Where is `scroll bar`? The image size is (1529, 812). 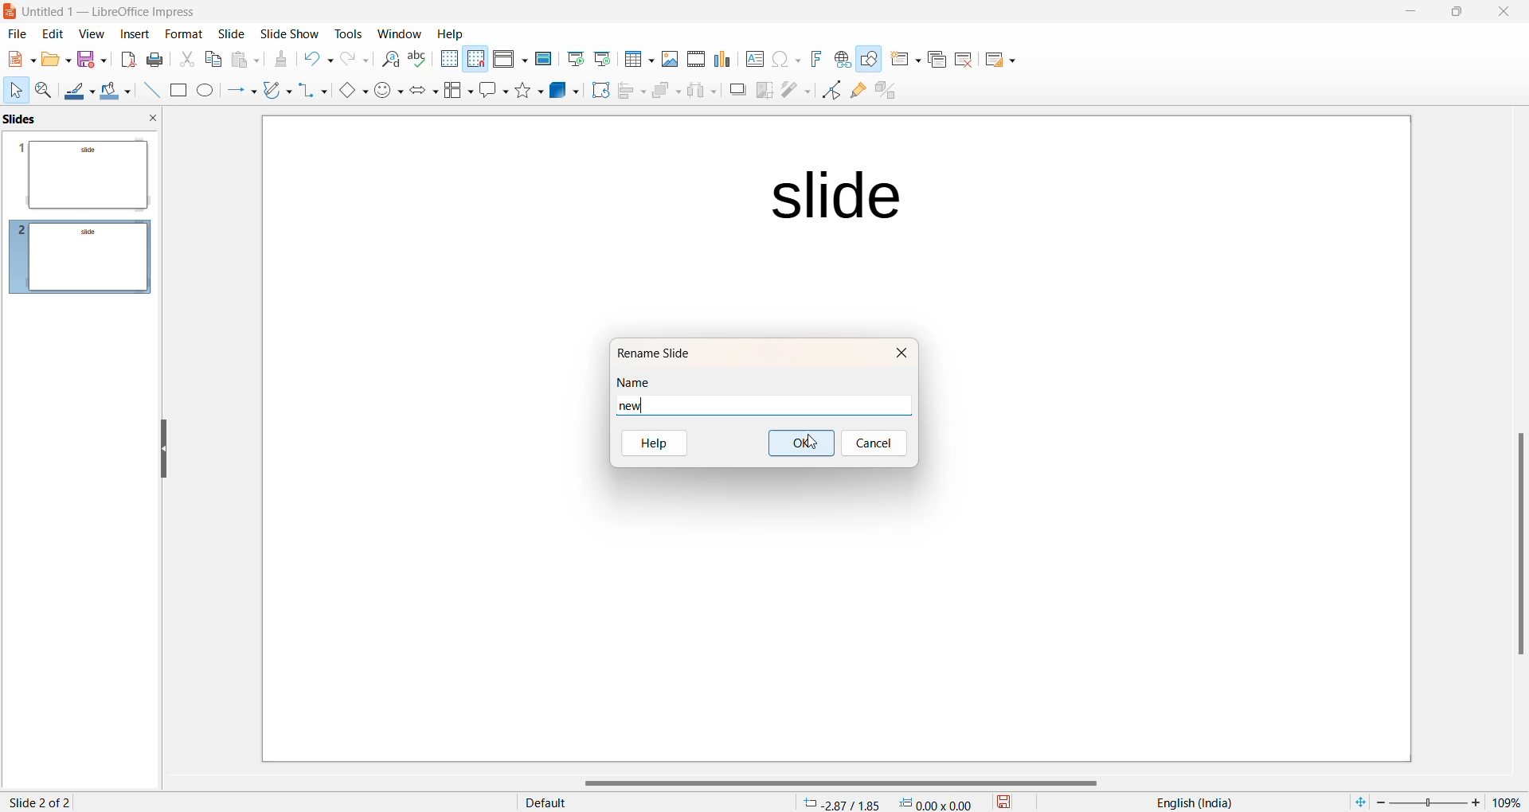
scroll bar is located at coordinates (1518, 546).